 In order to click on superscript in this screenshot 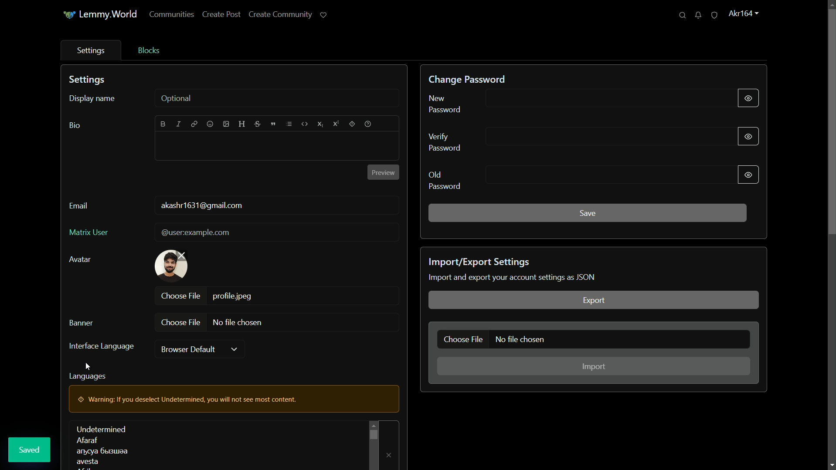, I will do `click(336, 124)`.